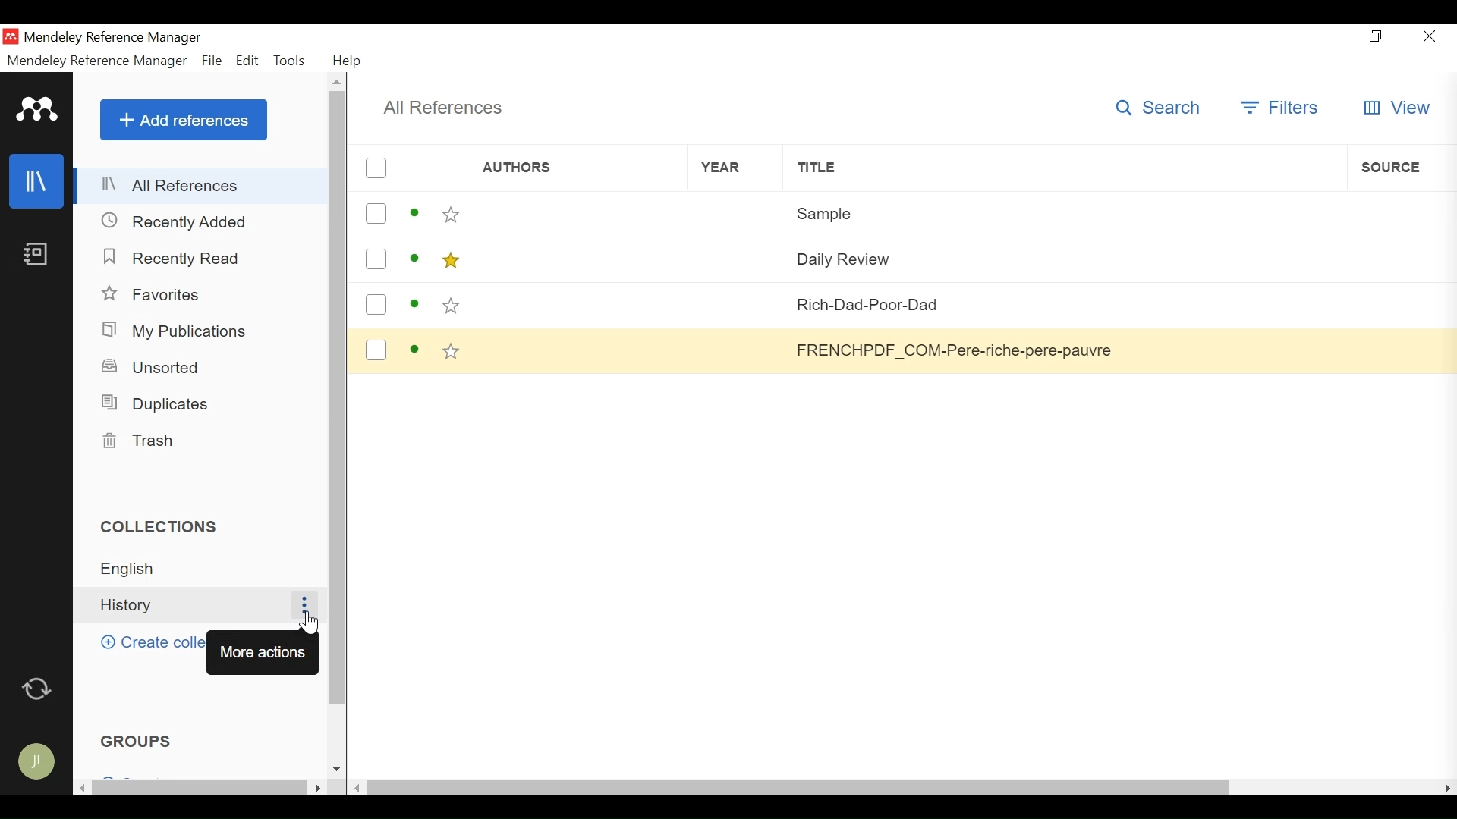 This screenshot has height=819, width=1457. What do you see at coordinates (184, 119) in the screenshot?
I see `Add References` at bounding box center [184, 119].